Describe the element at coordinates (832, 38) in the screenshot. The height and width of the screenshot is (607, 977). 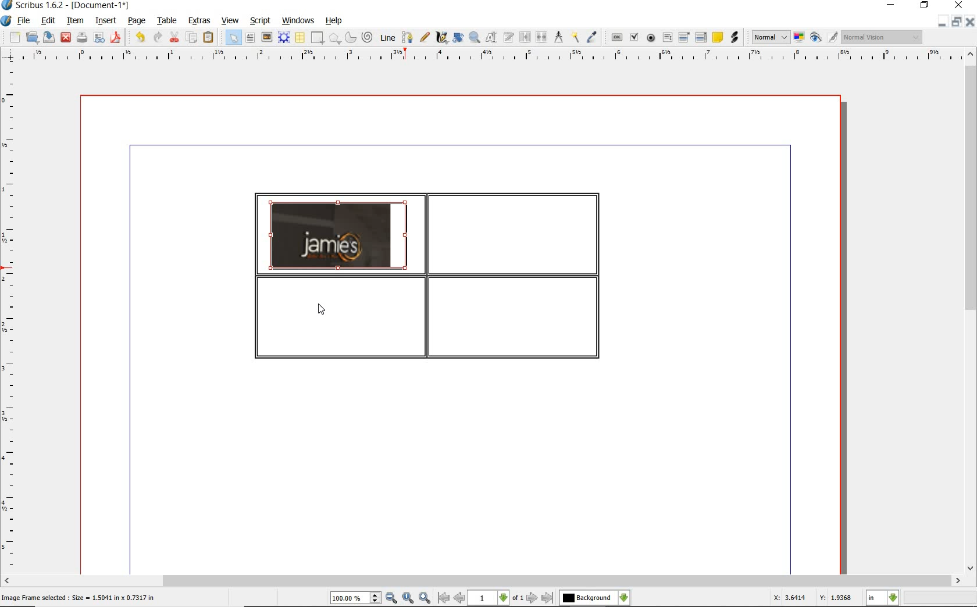
I see `edit in preview mode` at that location.